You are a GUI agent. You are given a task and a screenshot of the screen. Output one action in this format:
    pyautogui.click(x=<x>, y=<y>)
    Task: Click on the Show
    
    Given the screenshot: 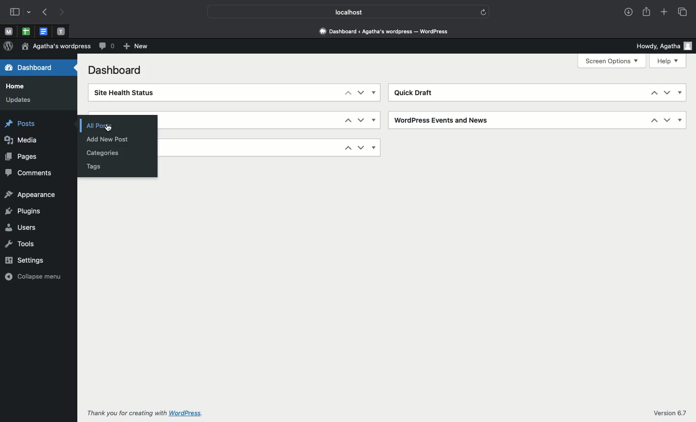 What is the action you would take?
    pyautogui.click(x=375, y=148)
    